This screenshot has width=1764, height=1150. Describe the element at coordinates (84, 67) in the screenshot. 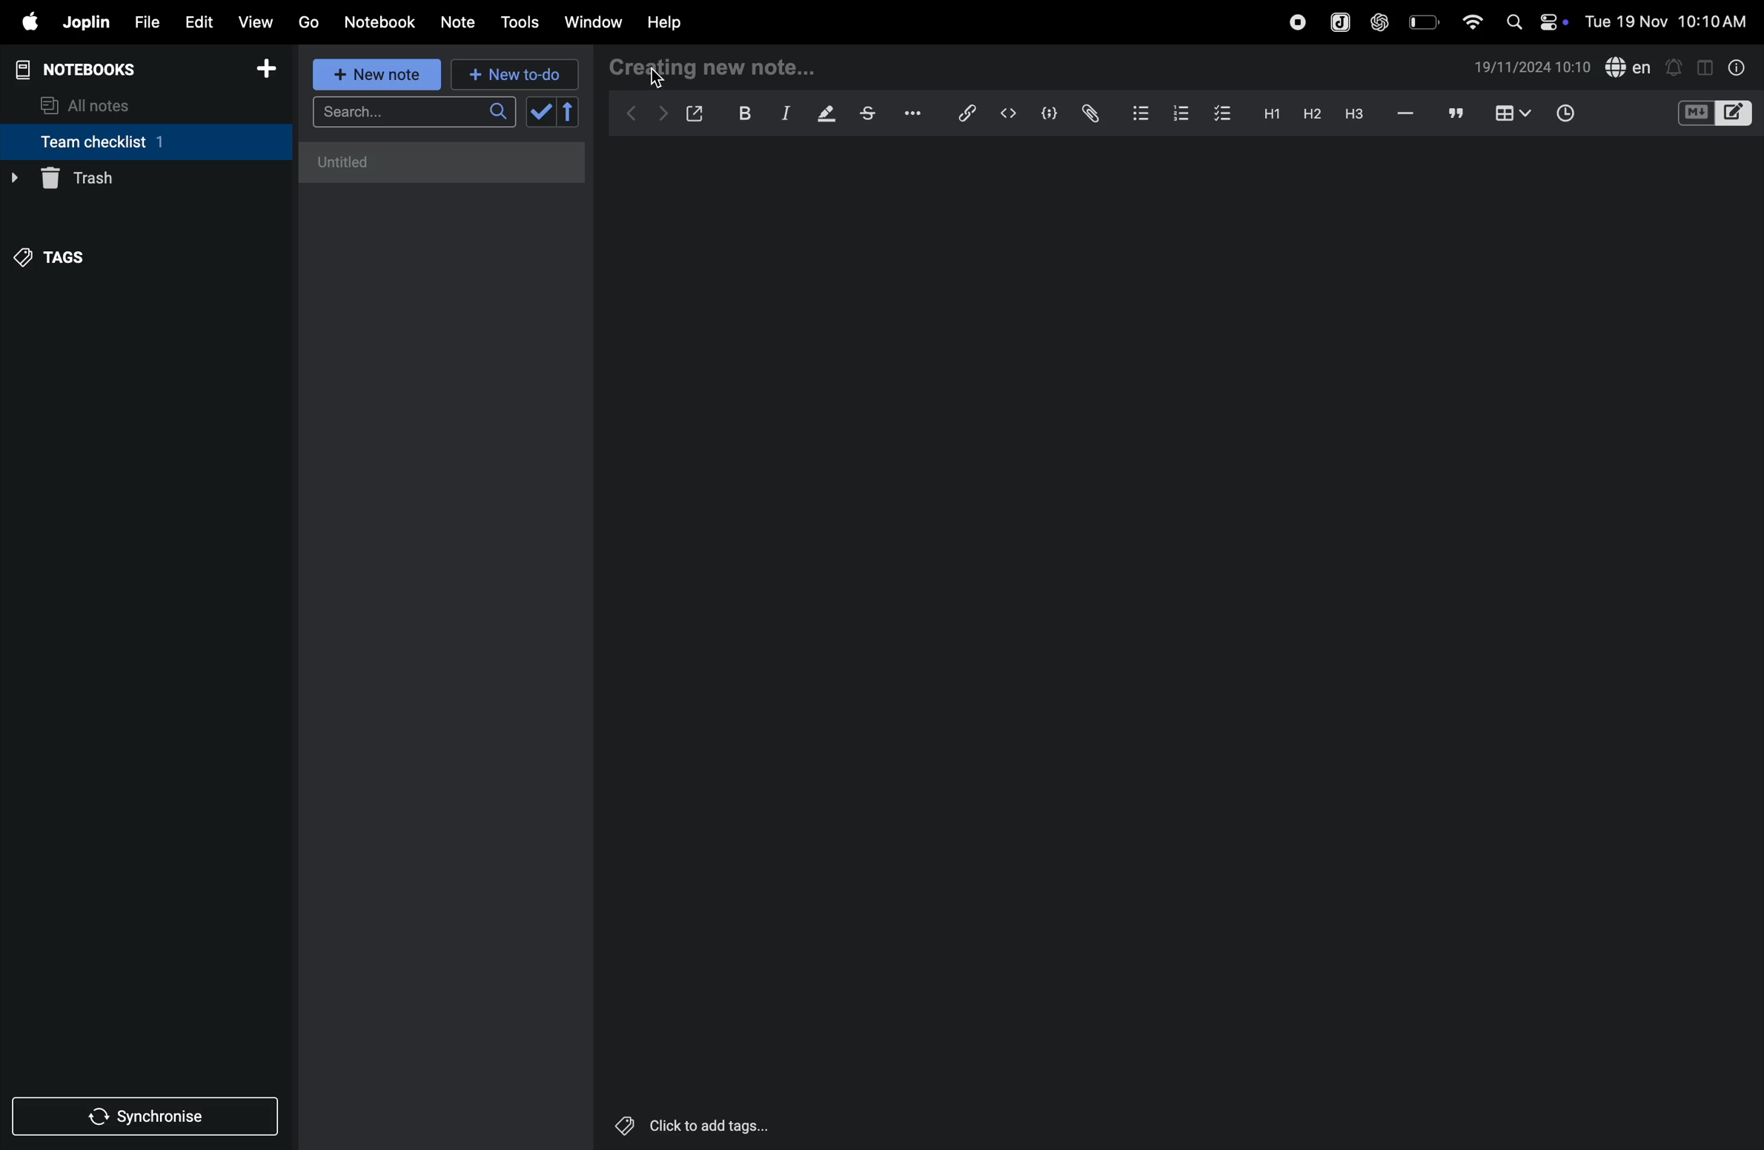

I see `notebooks` at that location.